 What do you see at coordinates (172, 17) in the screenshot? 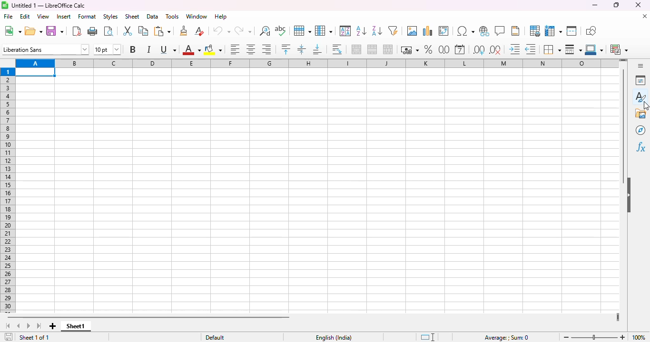
I see `tools` at bounding box center [172, 17].